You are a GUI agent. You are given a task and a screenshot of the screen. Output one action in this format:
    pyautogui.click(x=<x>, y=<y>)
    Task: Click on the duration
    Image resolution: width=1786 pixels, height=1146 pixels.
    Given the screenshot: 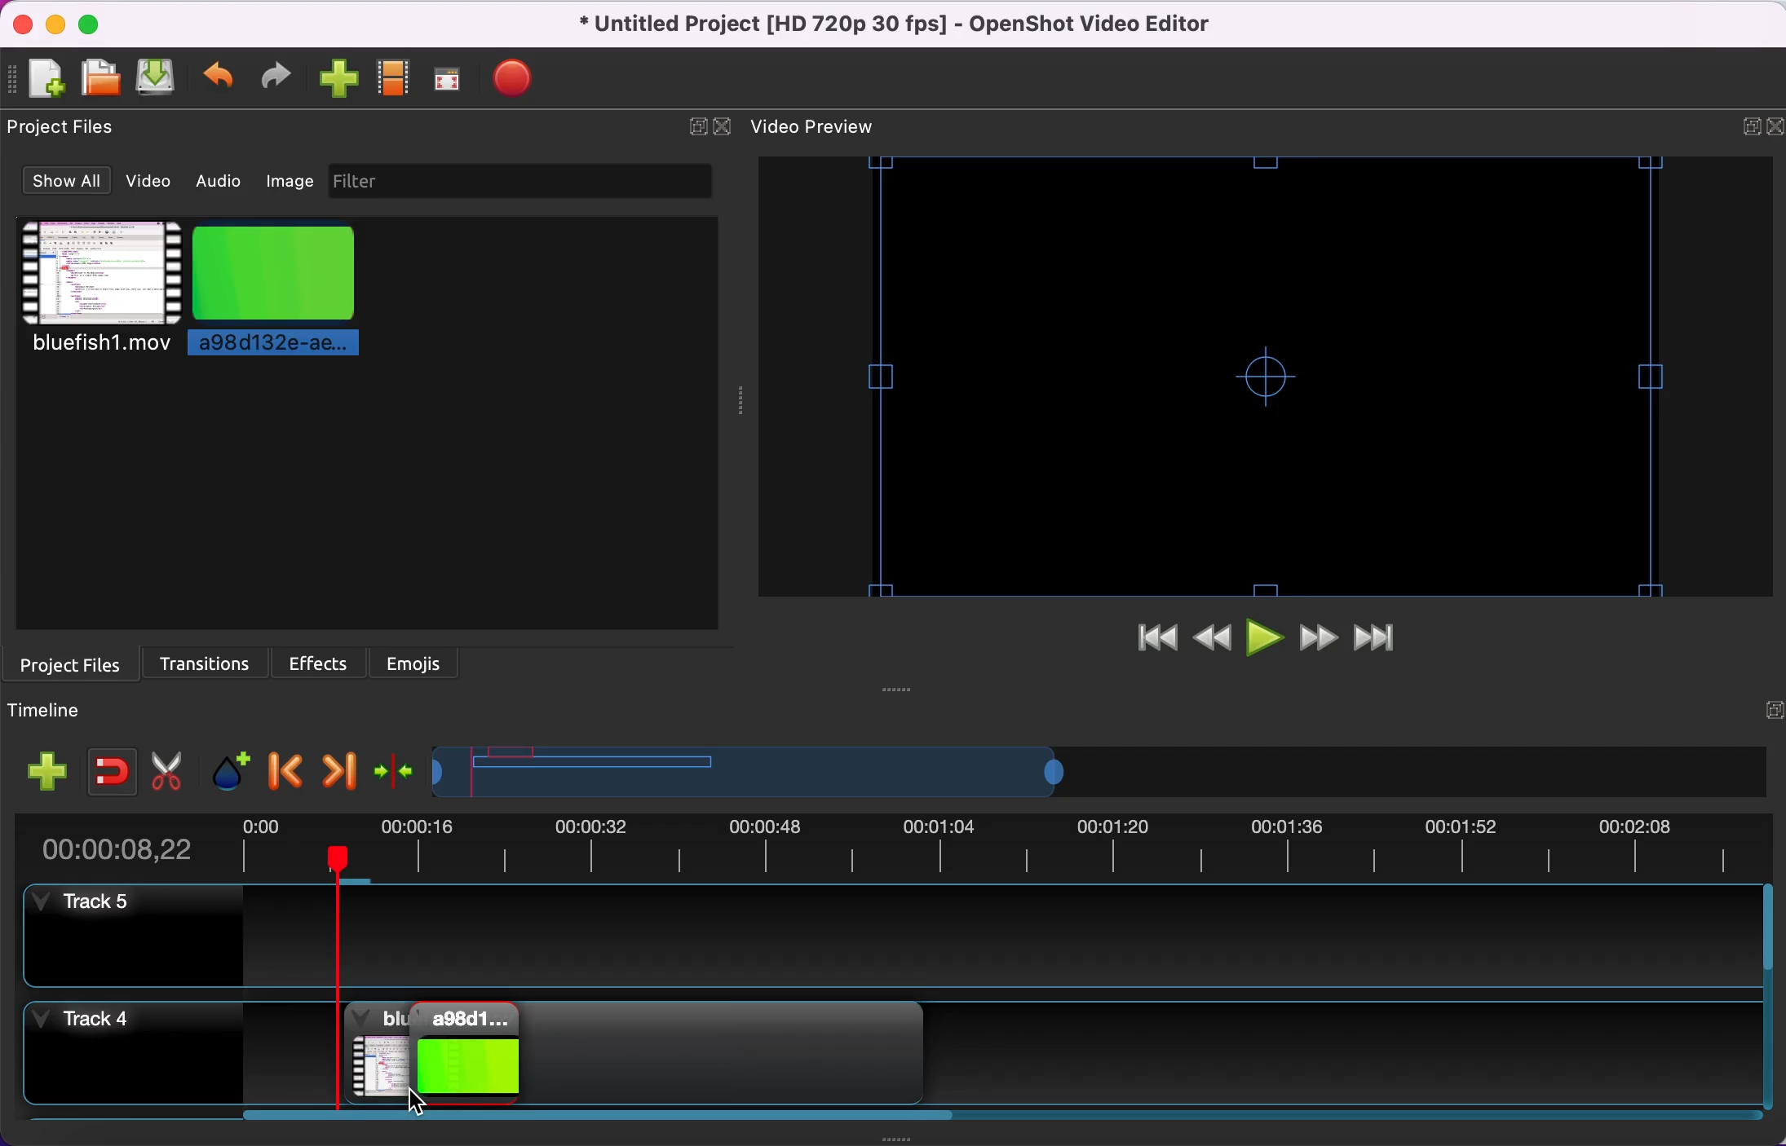 What is the action you would take?
    pyautogui.click(x=904, y=844)
    